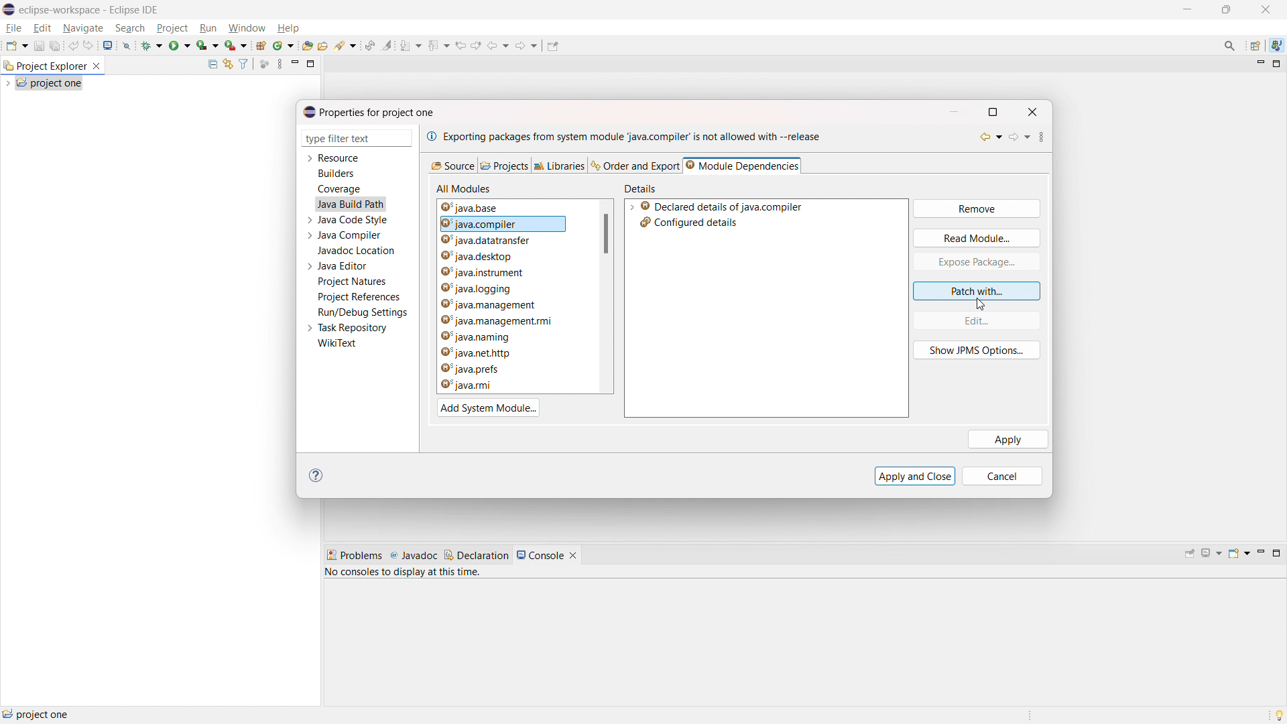 This screenshot has height=724, width=1287. Describe the element at coordinates (310, 266) in the screenshot. I see `expand java editor` at that location.